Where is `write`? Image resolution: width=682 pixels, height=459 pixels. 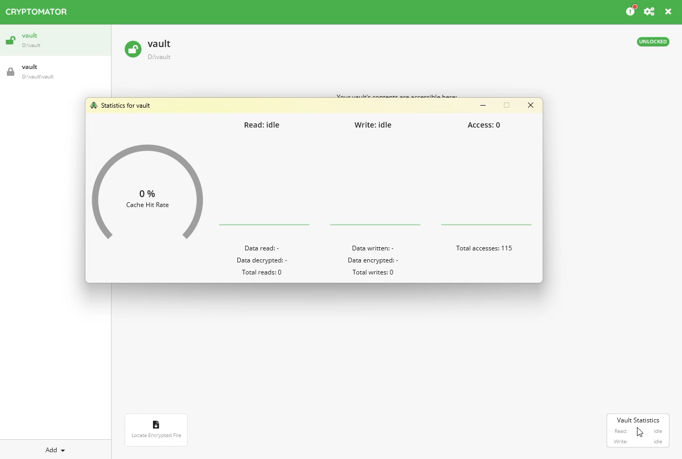
write is located at coordinates (374, 124).